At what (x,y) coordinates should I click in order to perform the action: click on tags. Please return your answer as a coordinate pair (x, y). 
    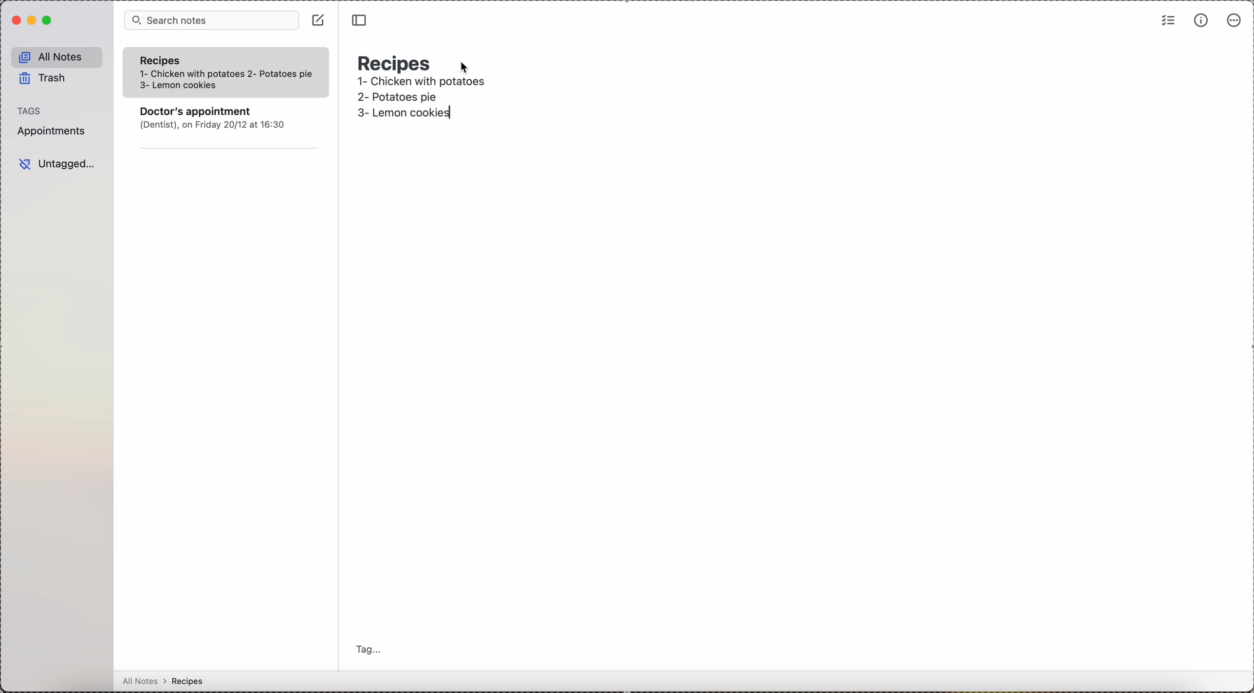
    Looking at the image, I should click on (29, 109).